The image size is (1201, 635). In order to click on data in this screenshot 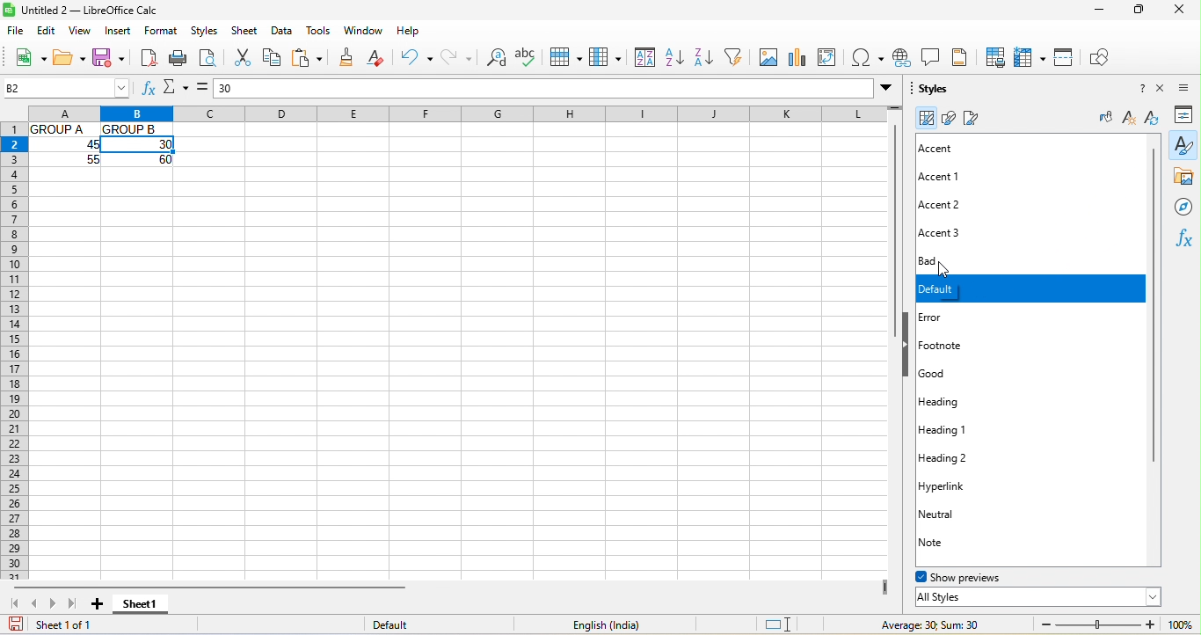, I will do `click(286, 32)`.